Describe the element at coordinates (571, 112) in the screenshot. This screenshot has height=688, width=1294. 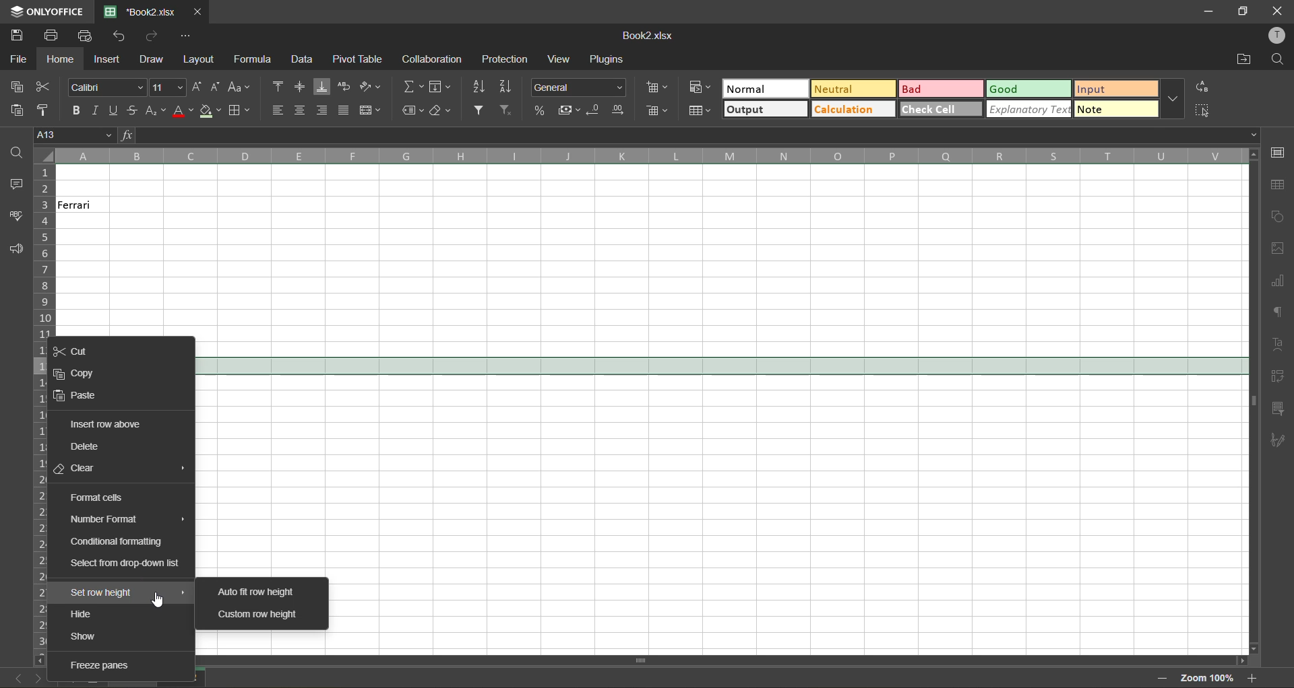
I see `accounting` at that location.